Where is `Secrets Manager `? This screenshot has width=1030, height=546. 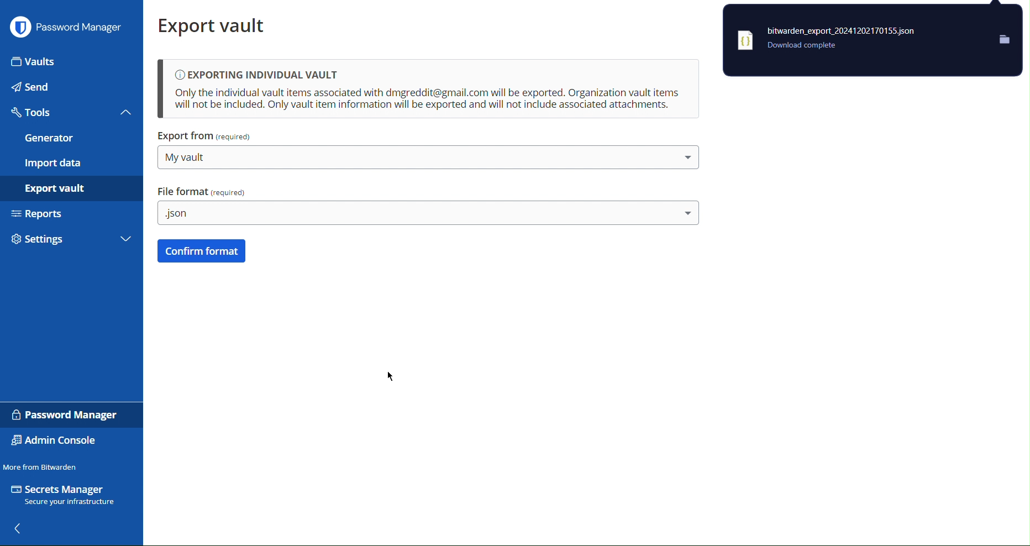 Secrets Manager  is located at coordinates (67, 496).